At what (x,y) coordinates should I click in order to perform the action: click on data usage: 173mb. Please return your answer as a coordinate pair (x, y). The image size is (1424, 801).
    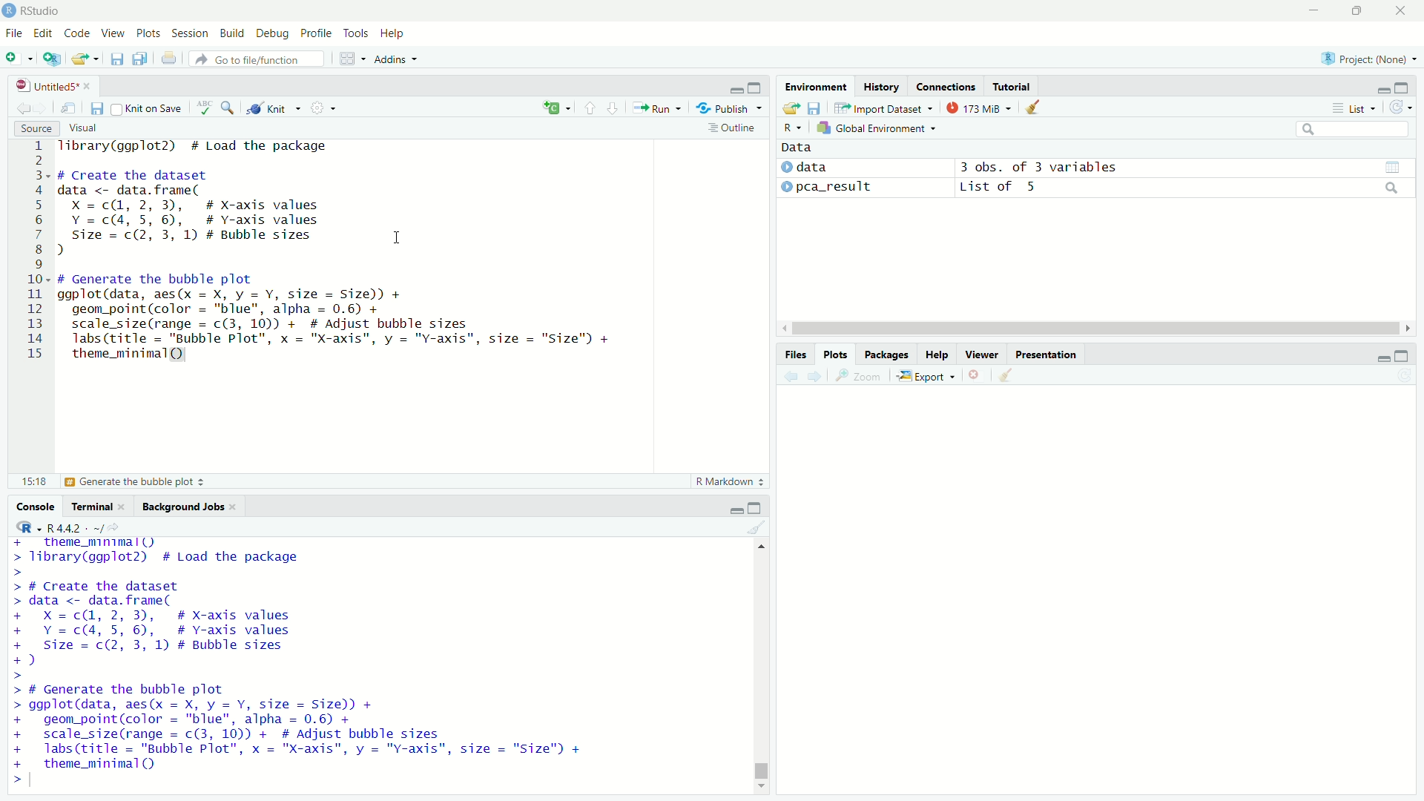
    Looking at the image, I should click on (978, 107).